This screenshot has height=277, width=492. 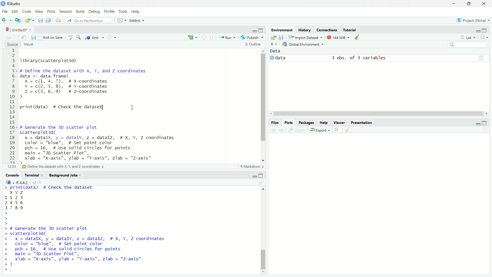 I want to click on view the current working directory, so click(x=43, y=182).